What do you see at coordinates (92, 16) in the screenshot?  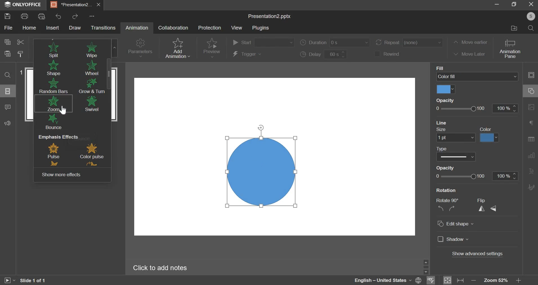 I see `` at bounding box center [92, 16].